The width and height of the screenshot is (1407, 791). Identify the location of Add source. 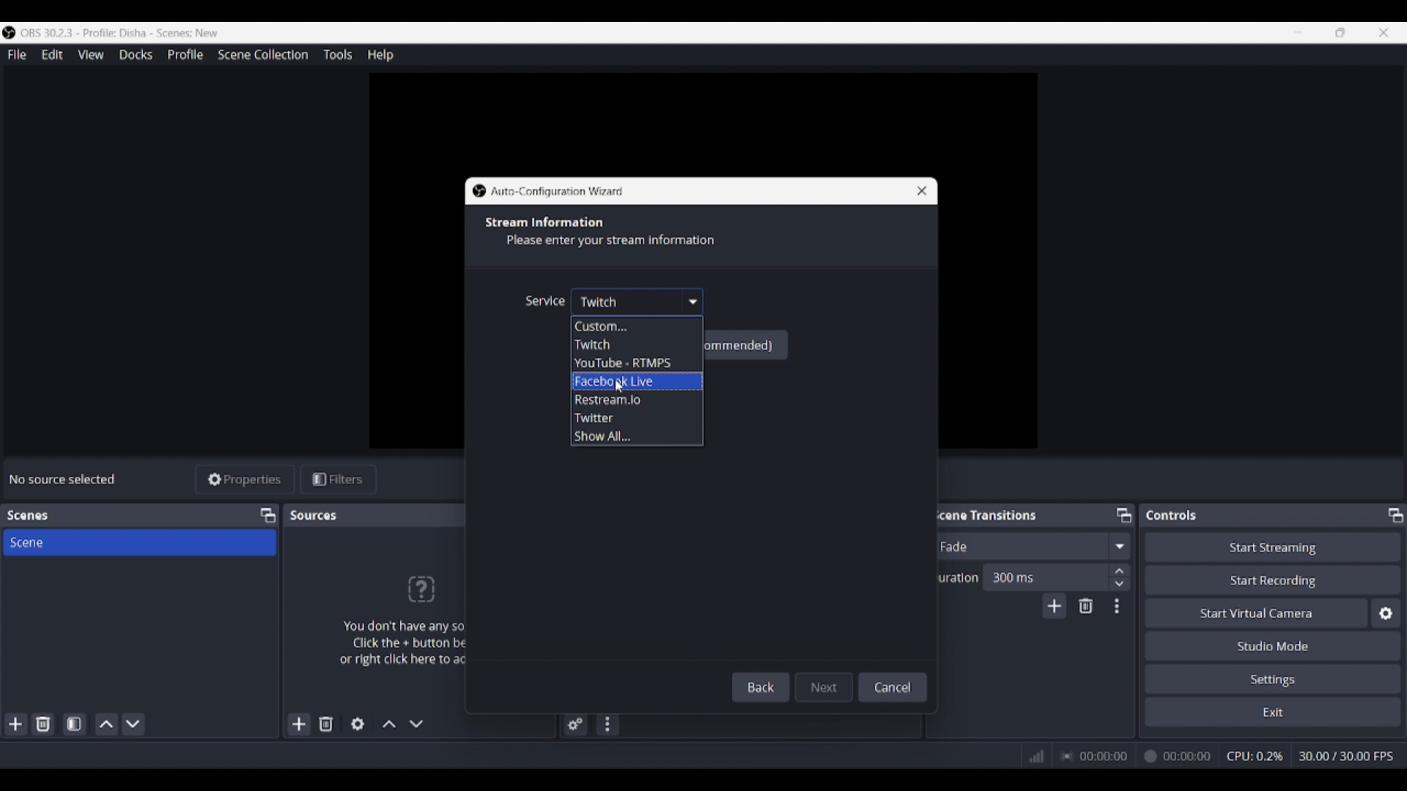
(300, 724).